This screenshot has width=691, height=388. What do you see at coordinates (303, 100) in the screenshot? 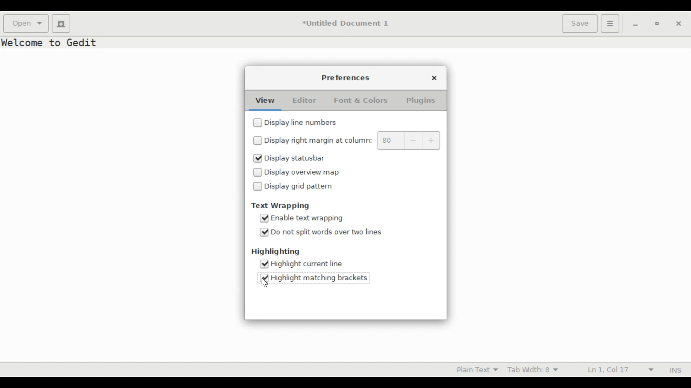
I see `Editor` at bounding box center [303, 100].